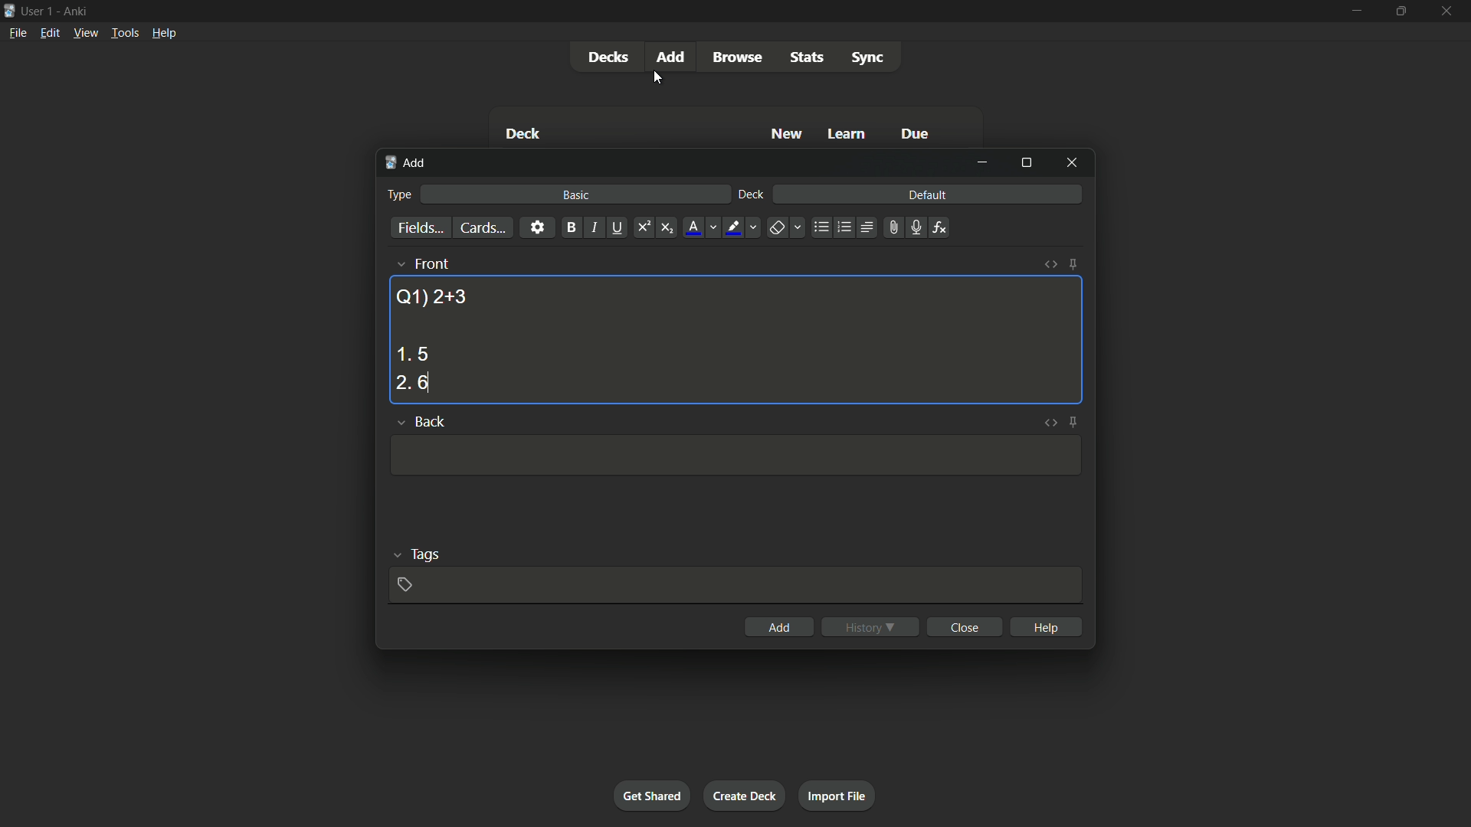 Image resolution: width=1471 pixels, height=827 pixels. What do you see at coordinates (808, 57) in the screenshot?
I see `stats` at bounding box center [808, 57].